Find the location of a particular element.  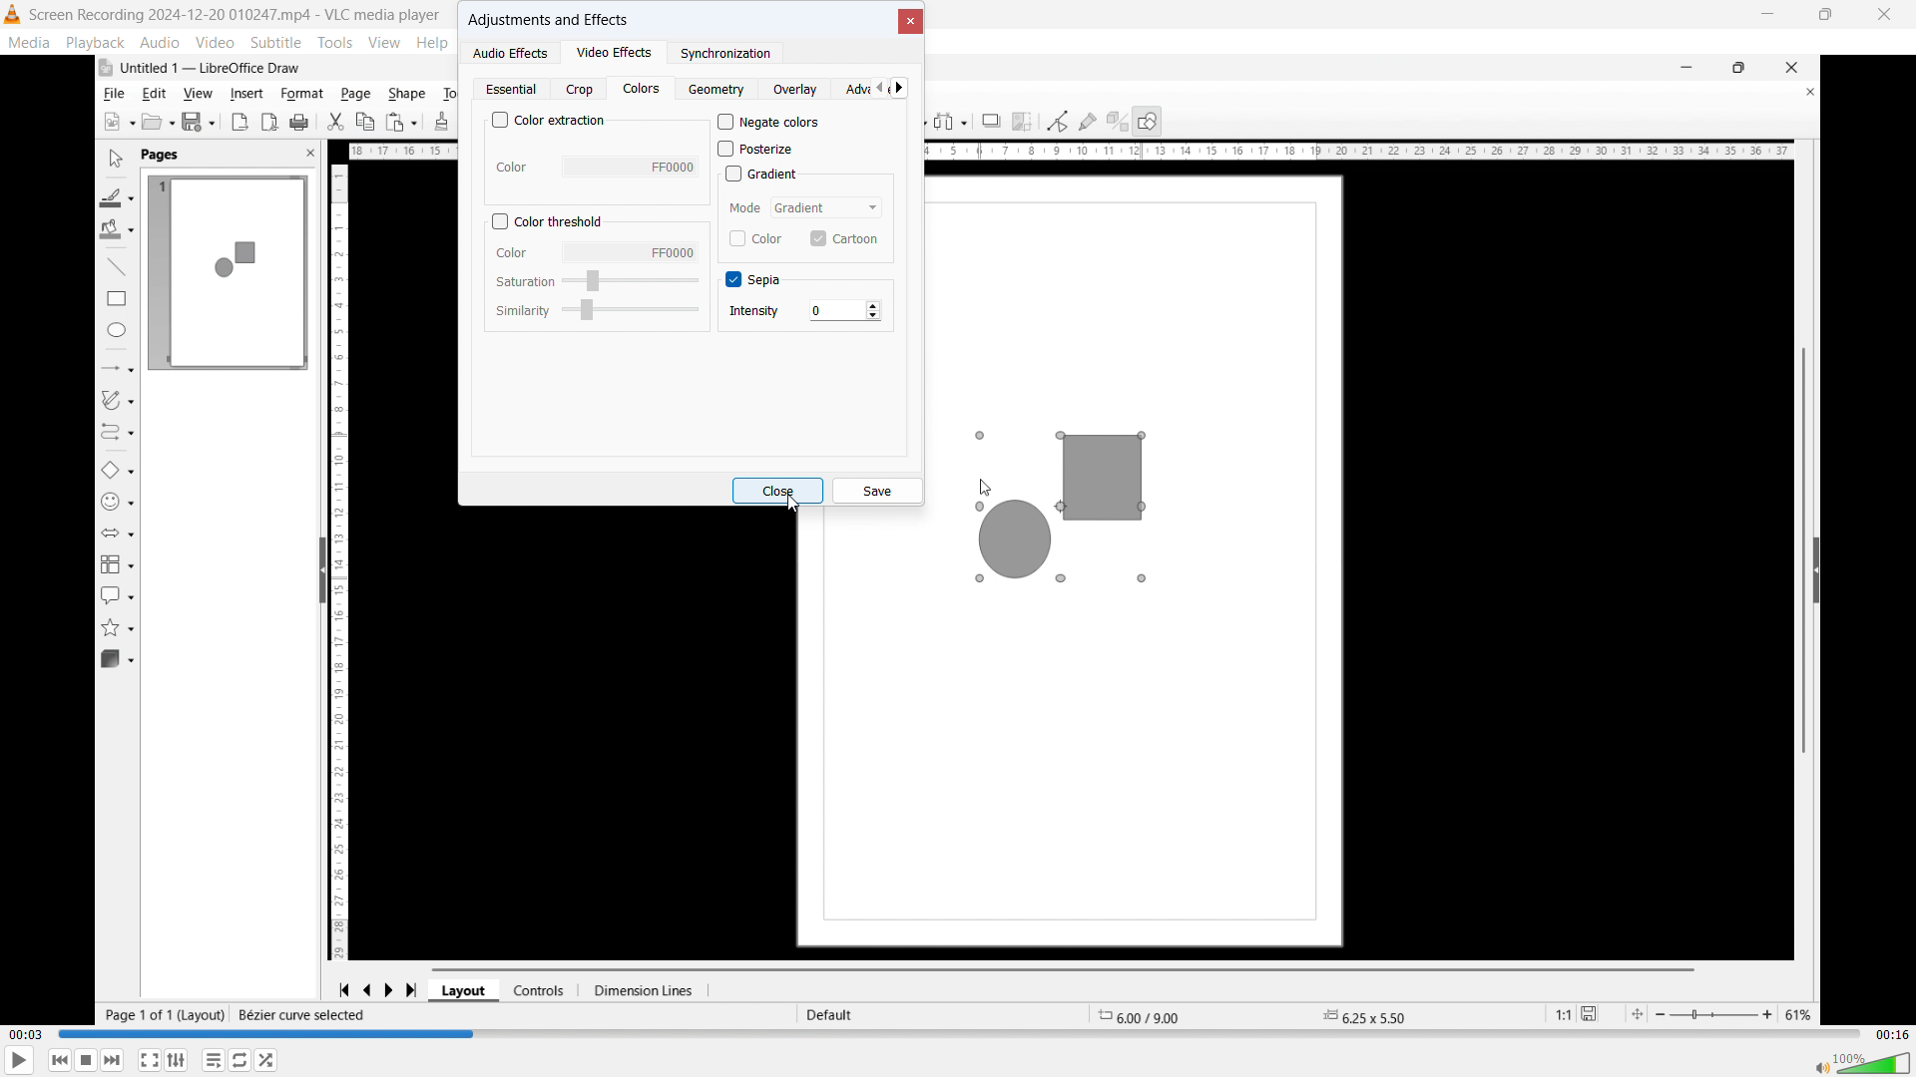

Colour  is located at coordinates (756, 238).